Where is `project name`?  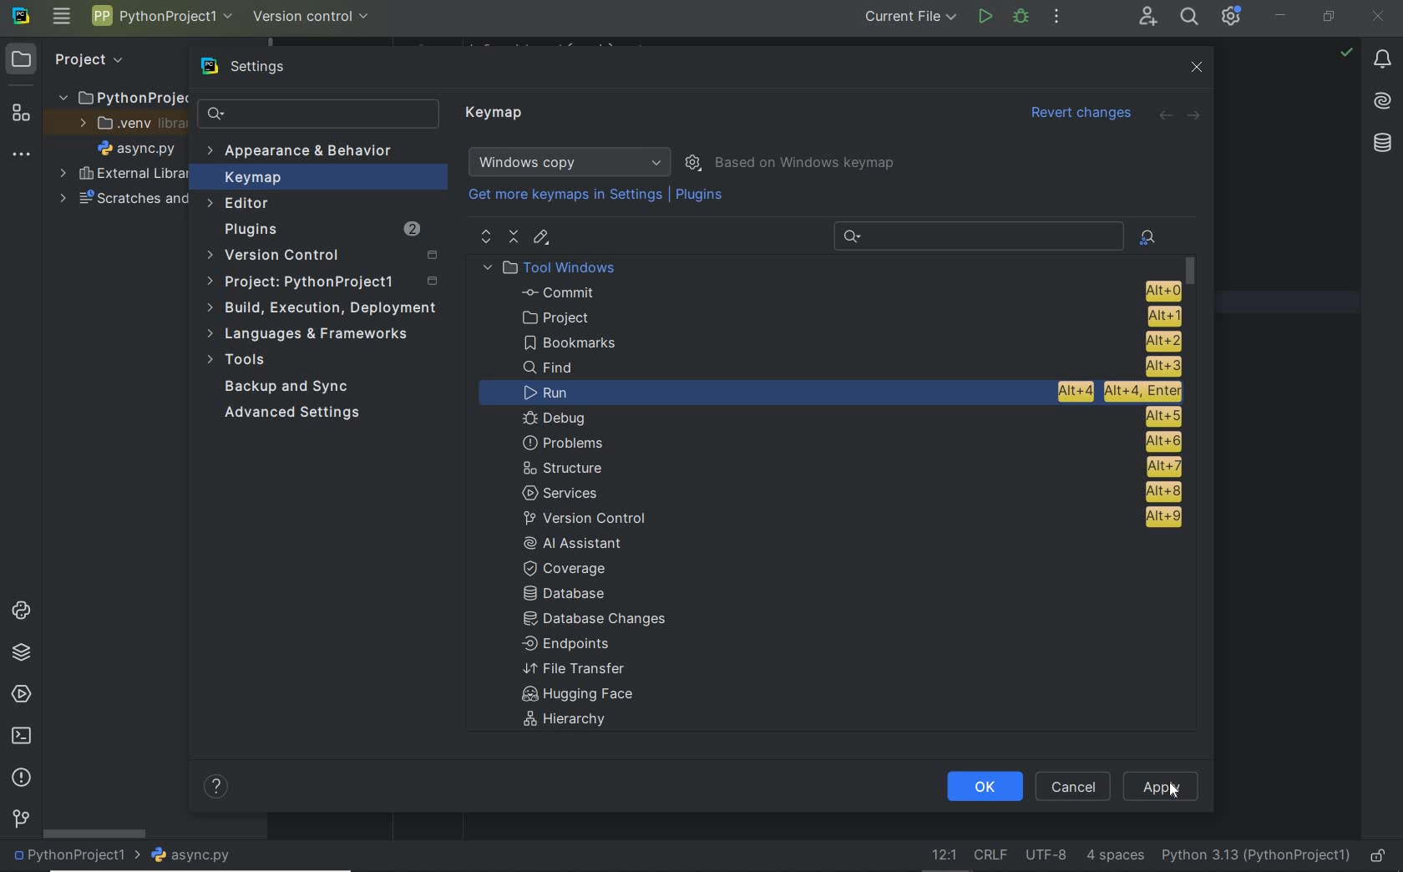
project name is located at coordinates (73, 857).